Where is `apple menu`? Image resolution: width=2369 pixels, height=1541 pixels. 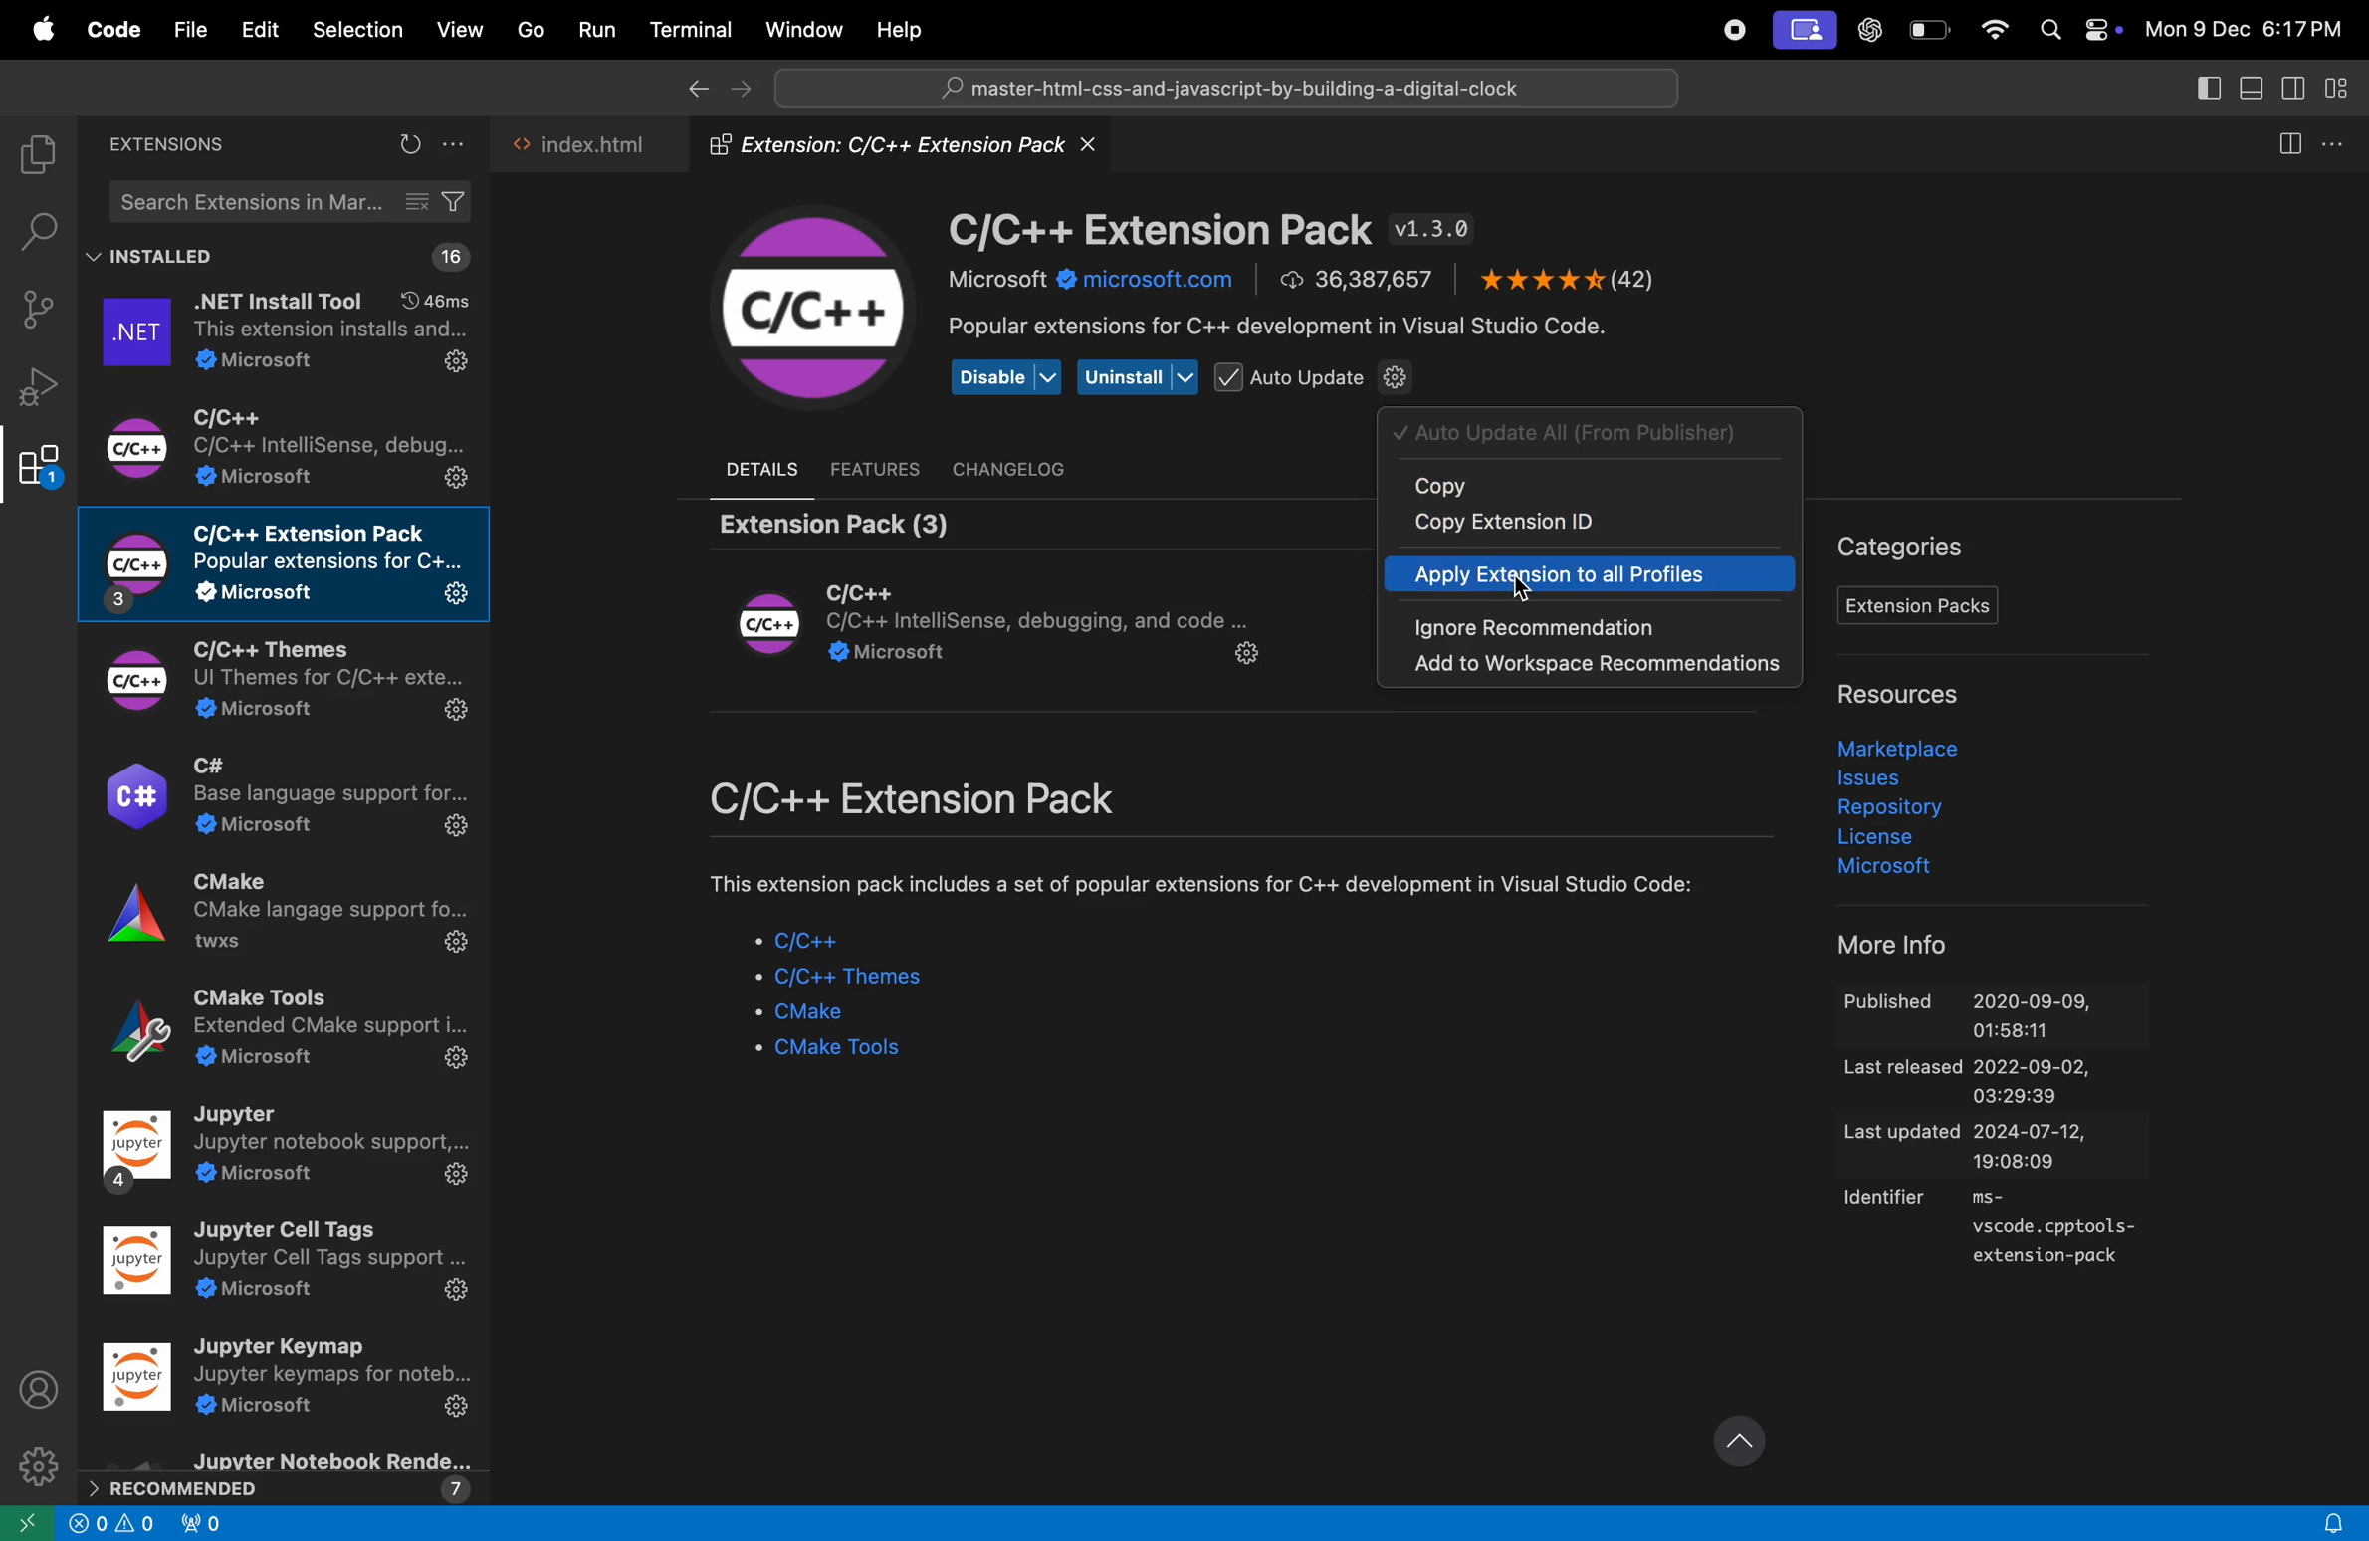 apple menu is located at coordinates (38, 25).